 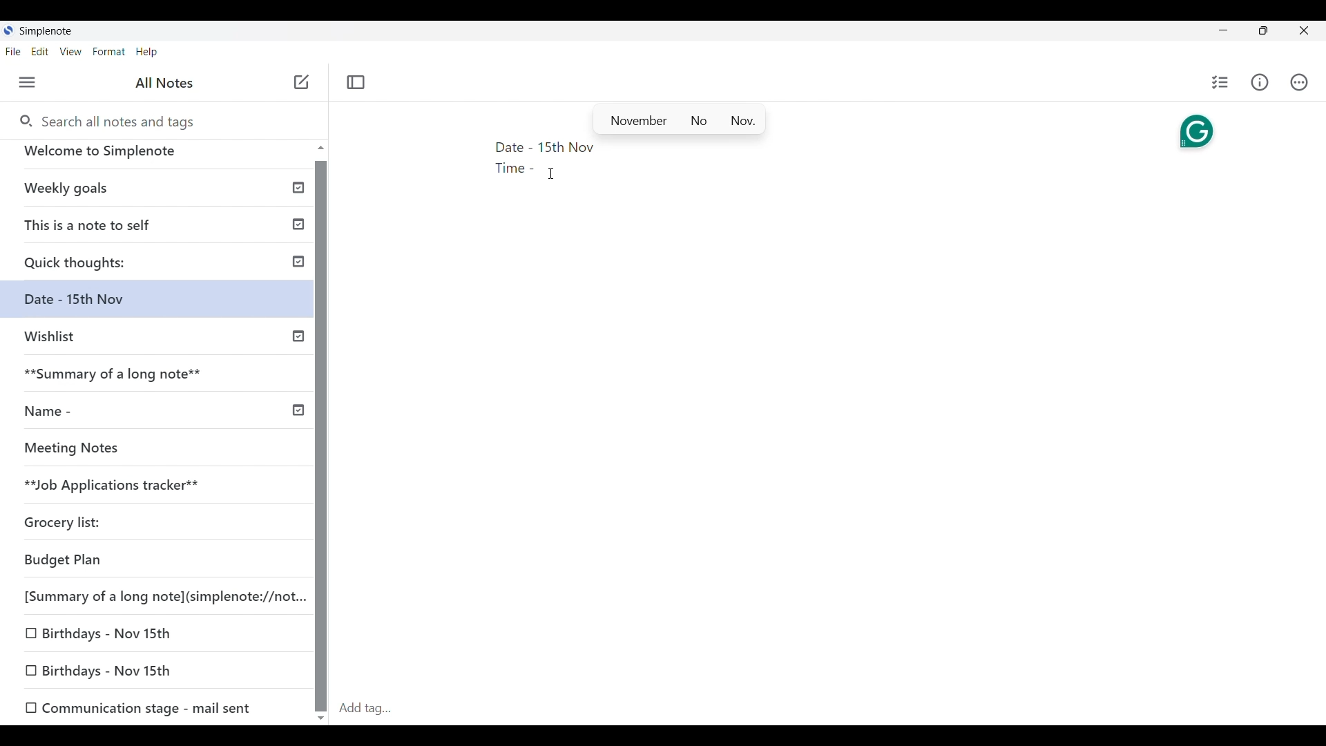 I want to click on Quick slide to bottom, so click(x=321, y=718).